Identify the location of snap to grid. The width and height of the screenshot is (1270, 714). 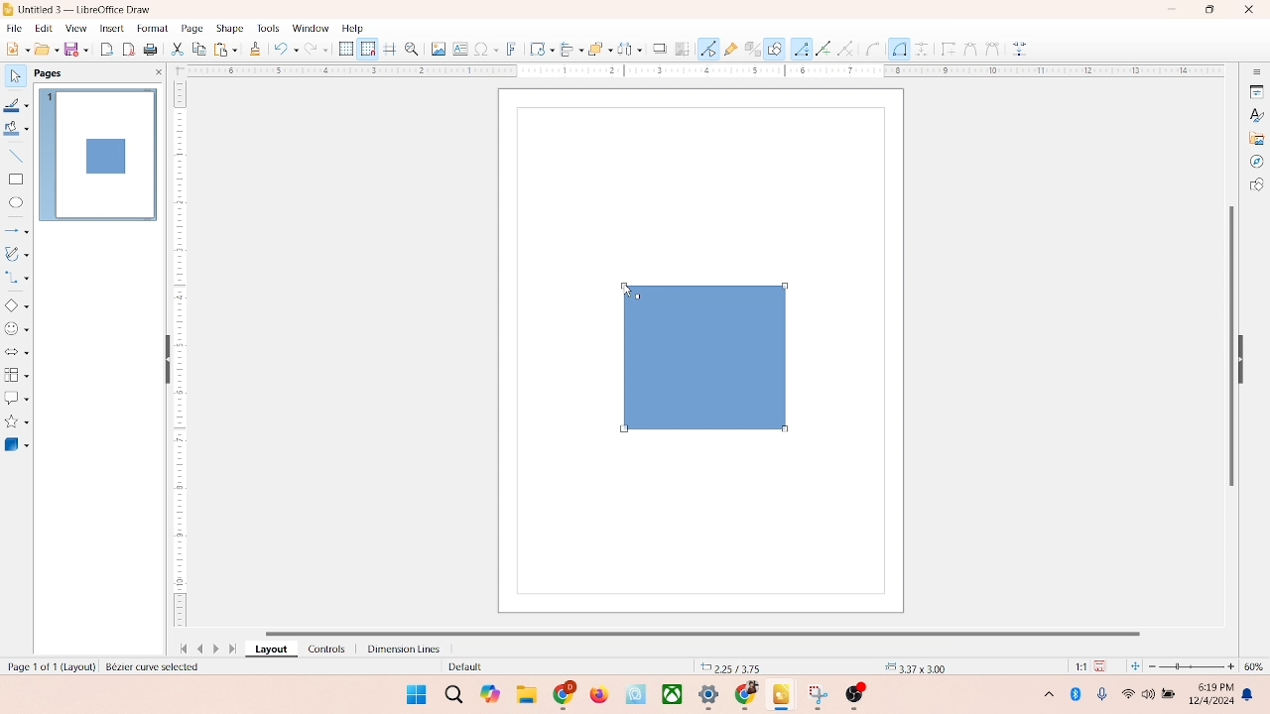
(365, 49).